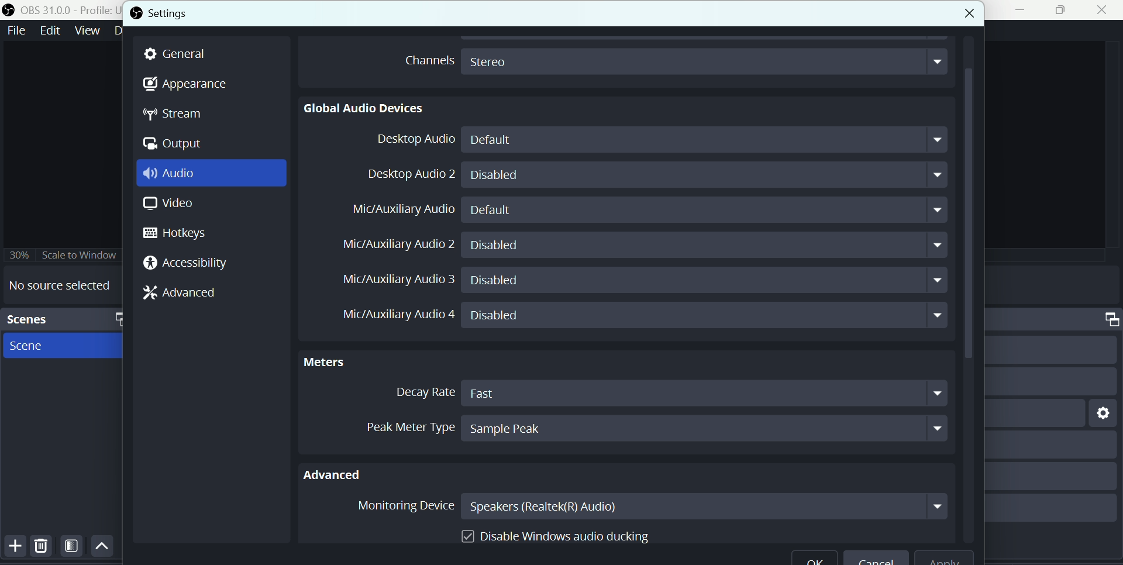 Image resolution: width=1123 pixels, height=565 pixels. I want to click on Settings, so click(188, 13).